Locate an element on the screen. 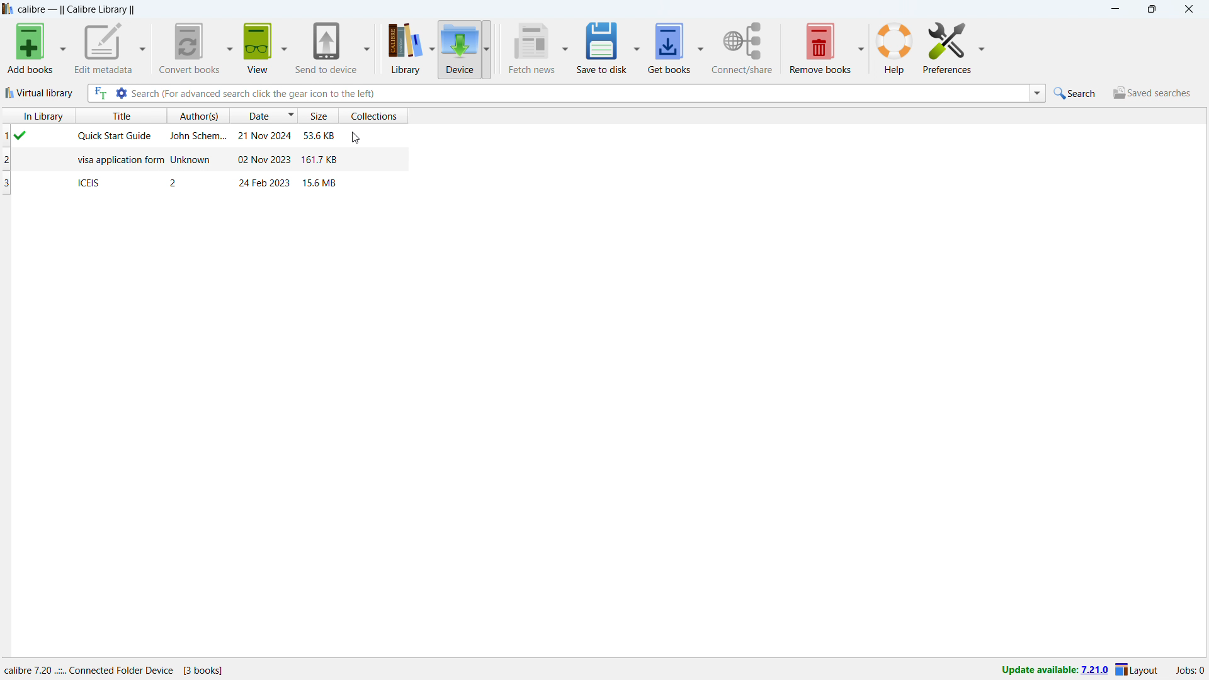  logo is located at coordinates (8, 9).